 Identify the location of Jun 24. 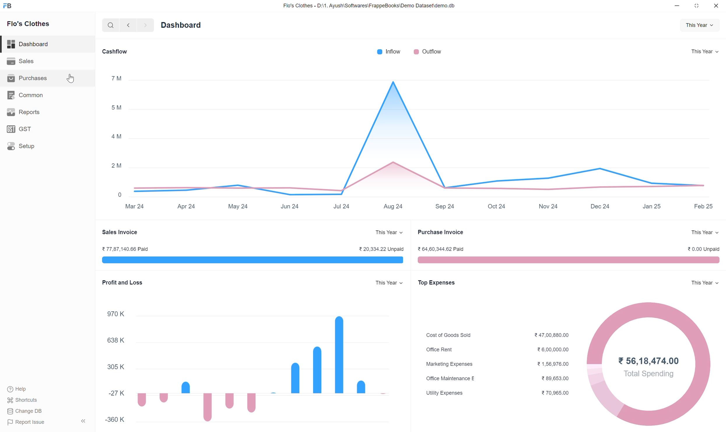
(290, 206).